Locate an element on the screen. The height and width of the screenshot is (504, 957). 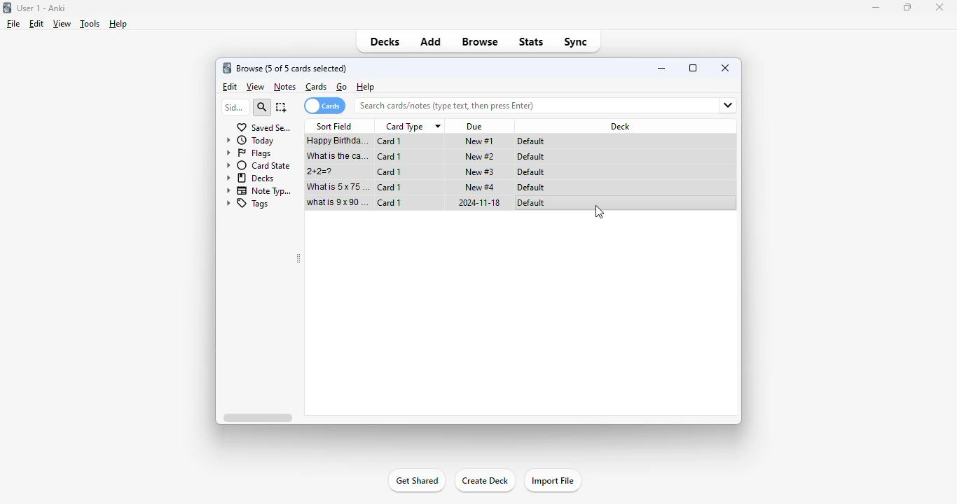
view is located at coordinates (62, 24).